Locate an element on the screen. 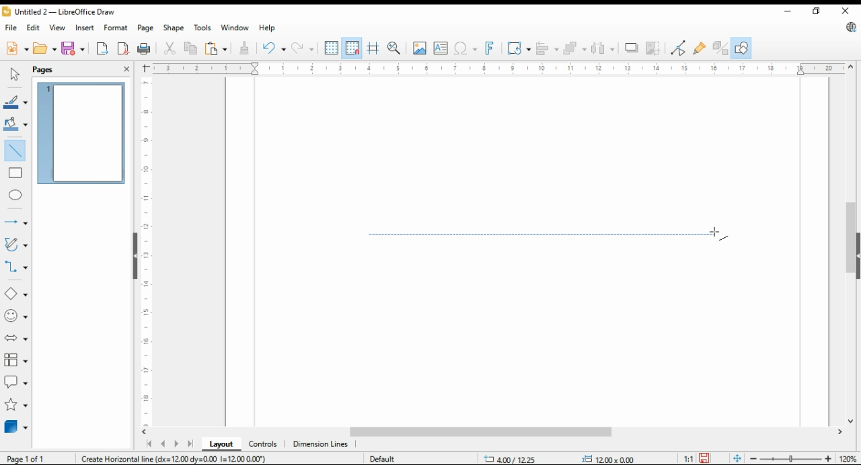 The image size is (861, 465). show grids is located at coordinates (331, 48).